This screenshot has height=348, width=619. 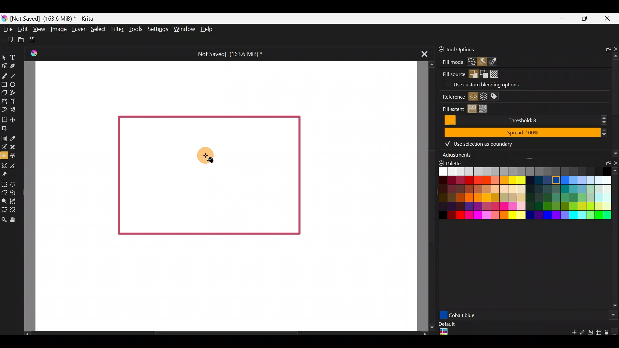 I want to click on Background color, so click(x=484, y=73).